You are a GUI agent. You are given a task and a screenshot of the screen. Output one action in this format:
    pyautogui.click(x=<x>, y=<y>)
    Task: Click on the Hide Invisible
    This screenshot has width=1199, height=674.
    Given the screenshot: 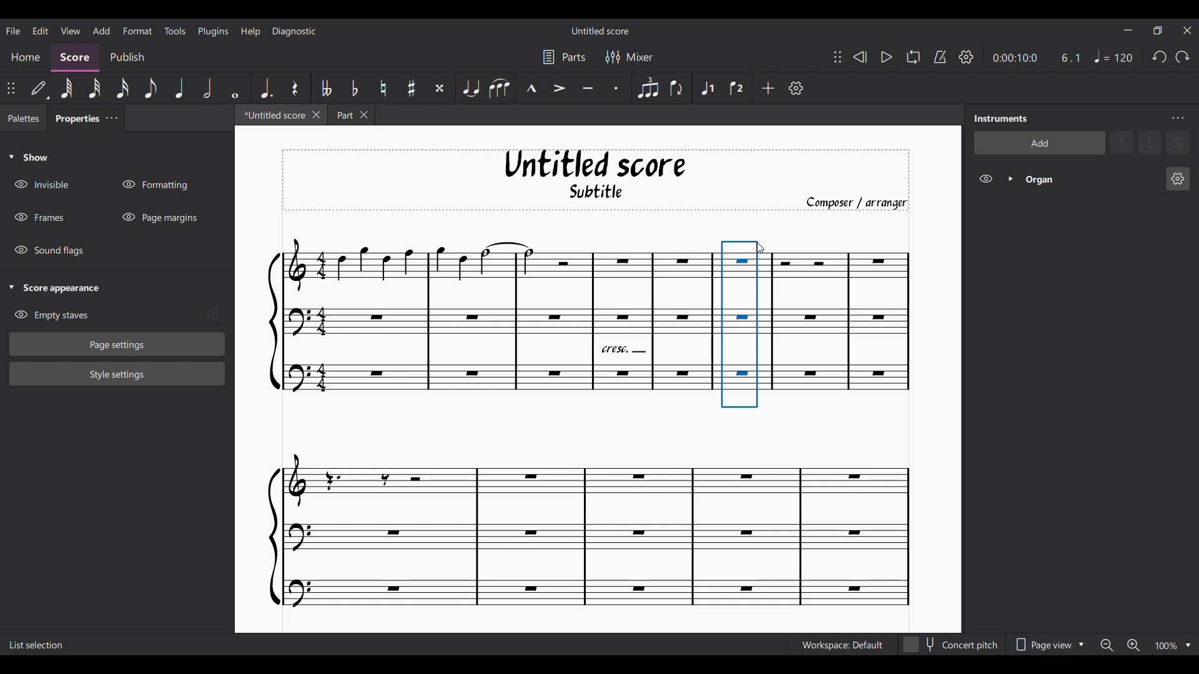 What is the action you would take?
    pyautogui.click(x=41, y=184)
    